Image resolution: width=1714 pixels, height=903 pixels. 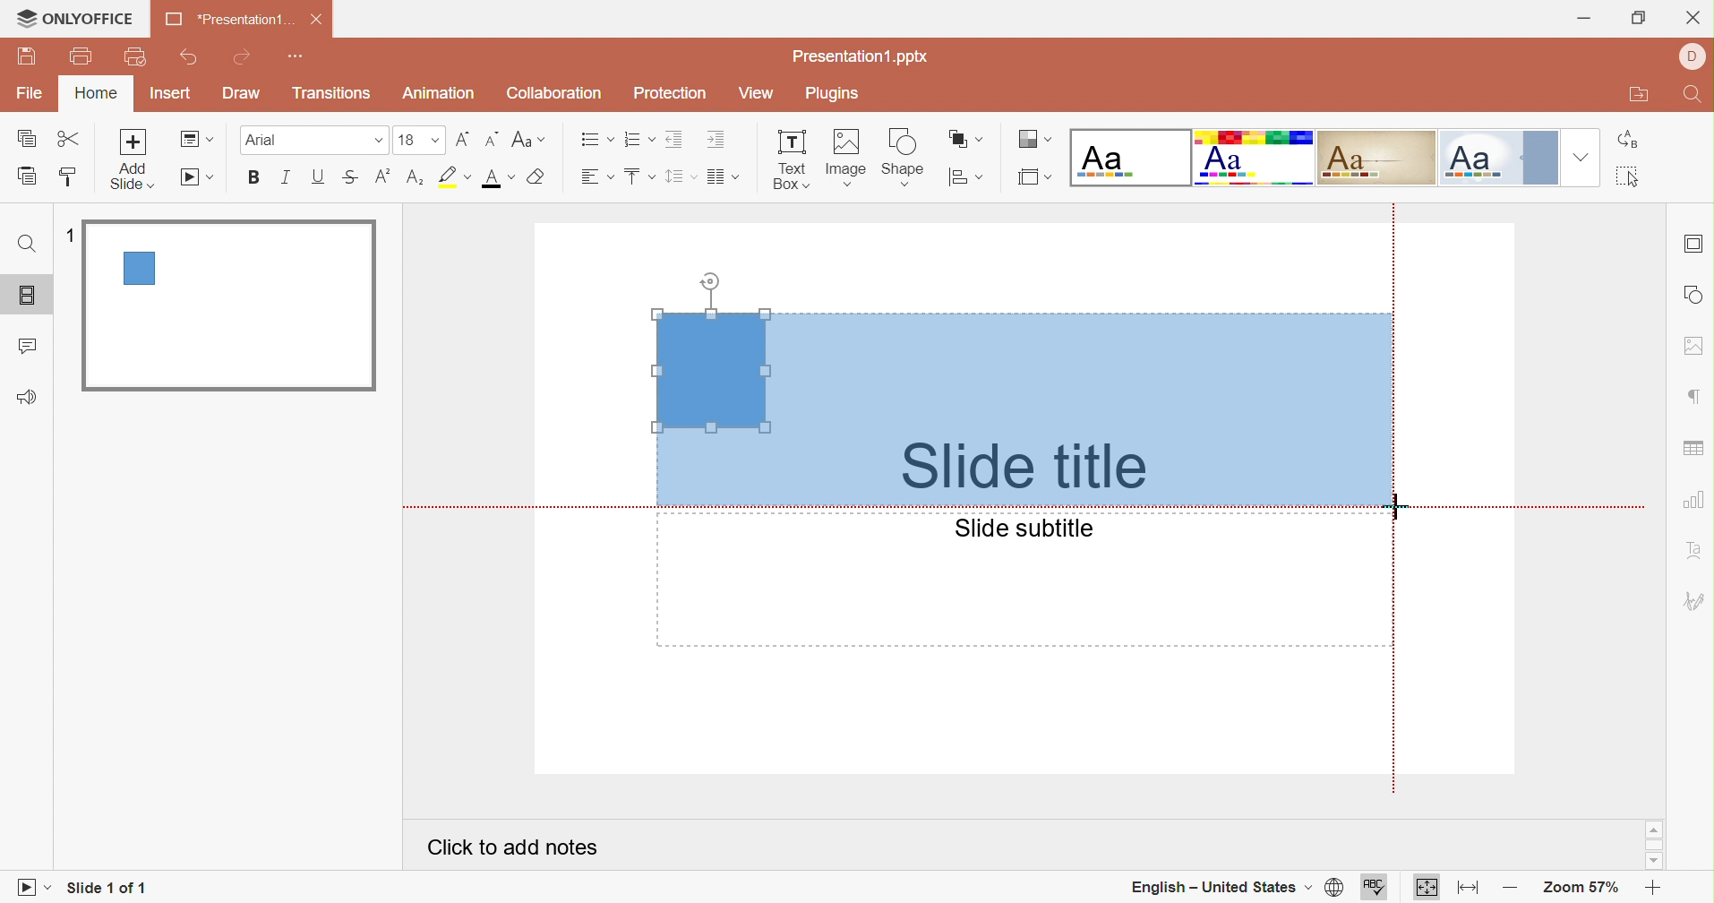 What do you see at coordinates (1333, 889) in the screenshot?
I see `Set document langauge` at bounding box center [1333, 889].